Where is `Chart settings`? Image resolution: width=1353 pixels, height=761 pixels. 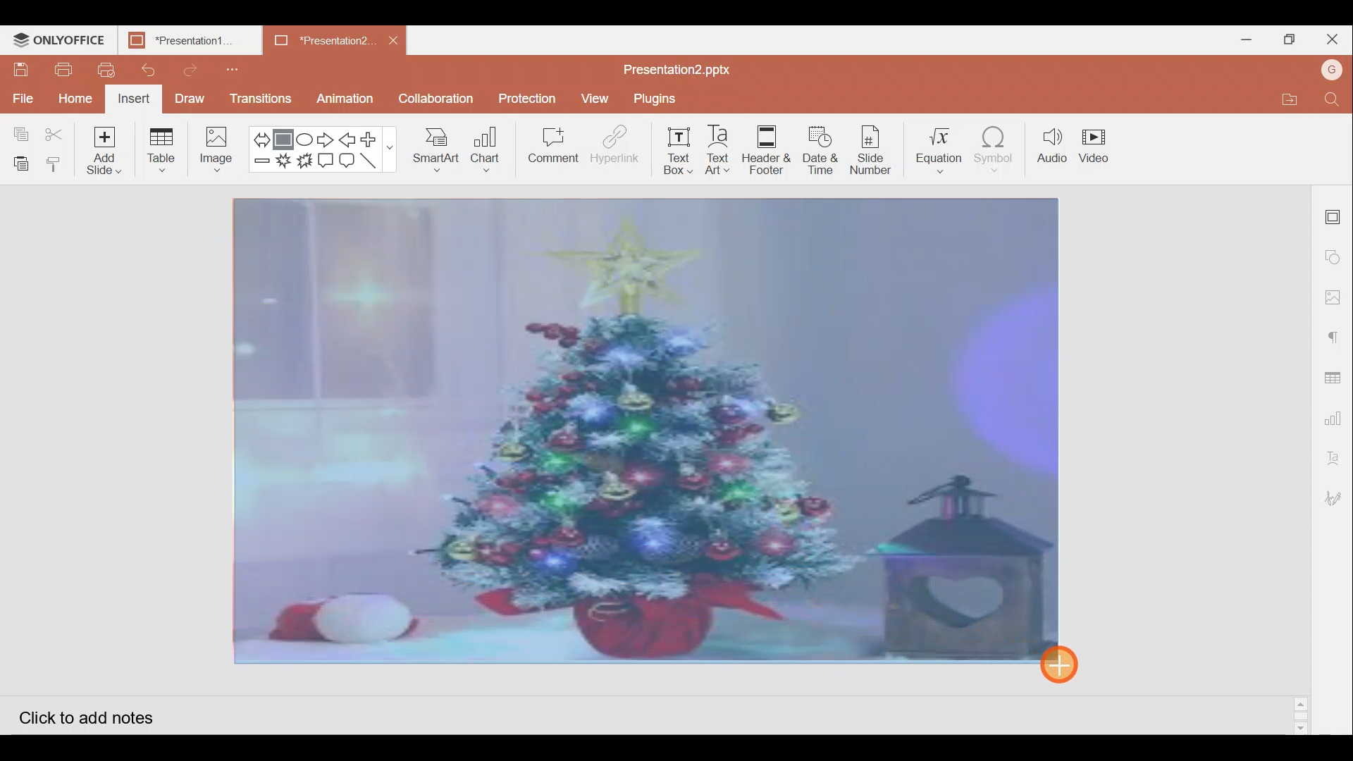 Chart settings is located at coordinates (1337, 413).